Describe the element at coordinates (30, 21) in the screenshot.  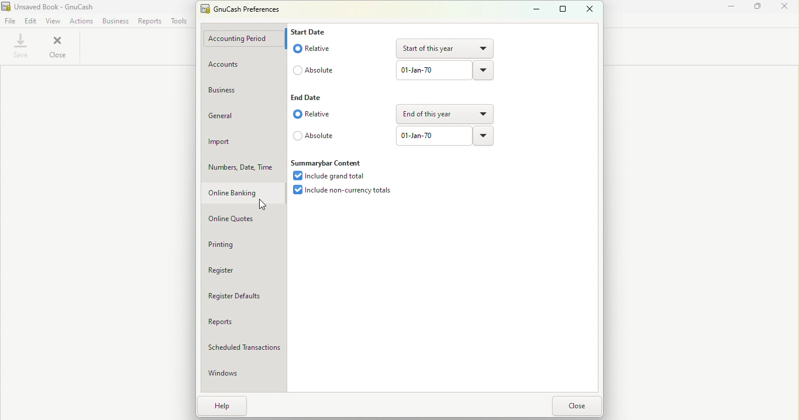
I see `Edit` at that location.